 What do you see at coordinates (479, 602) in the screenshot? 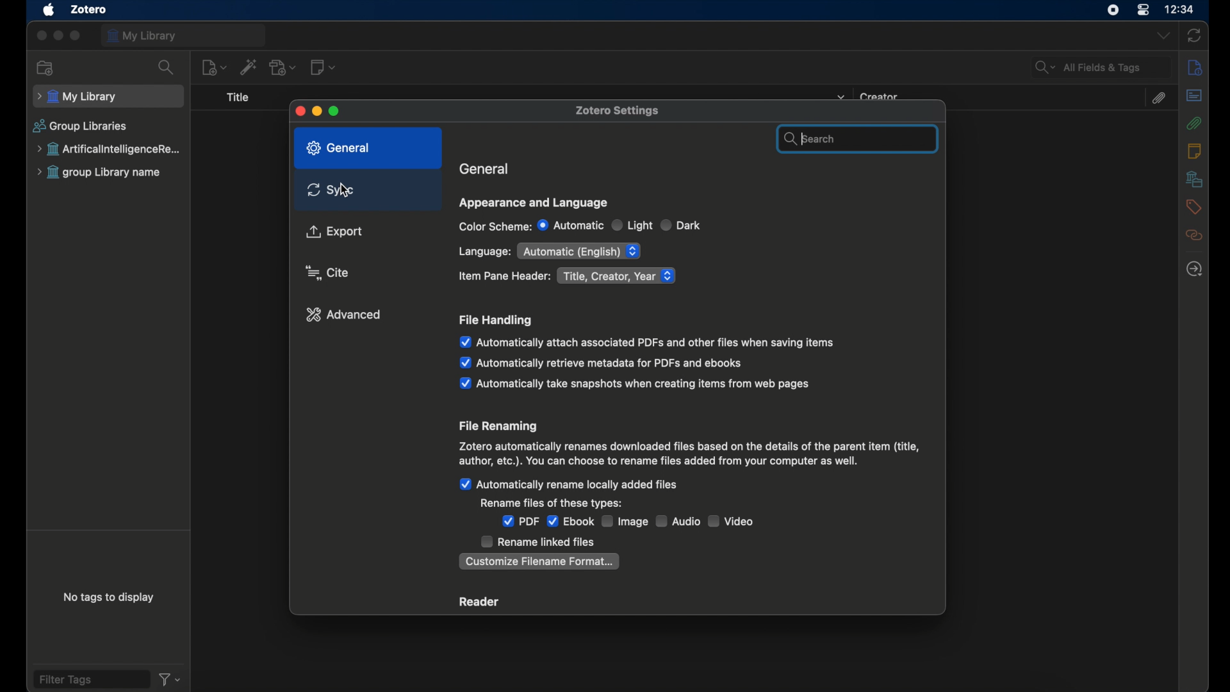
I see `reader` at bounding box center [479, 602].